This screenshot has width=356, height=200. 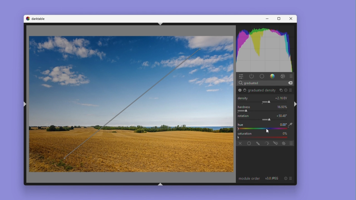 What do you see at coordinates (282, 98) in the screenshot?
I see `+1.00 EV` at bounding box center [282, 98].